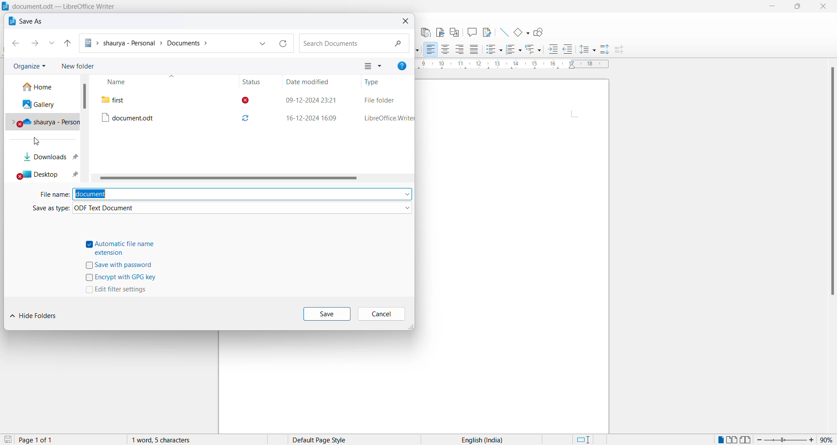 The width and height of the screenshot is (837, 445). What do you see at coordinates (474, 50) in the screenshot?
I see `Justify` at bounding box center [474, 50].